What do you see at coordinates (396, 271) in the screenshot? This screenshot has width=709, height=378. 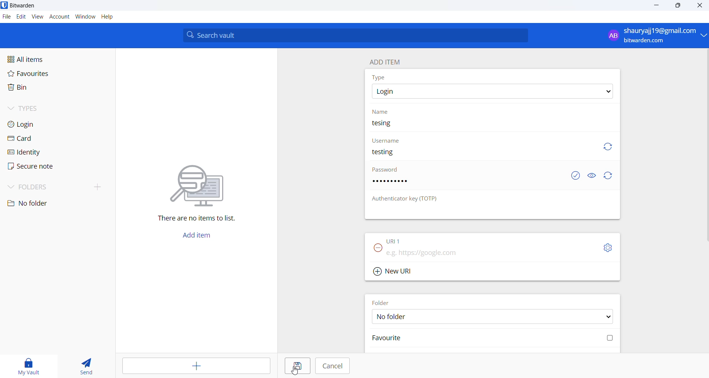 I see `add new URL` at bounding box center [396, 271].